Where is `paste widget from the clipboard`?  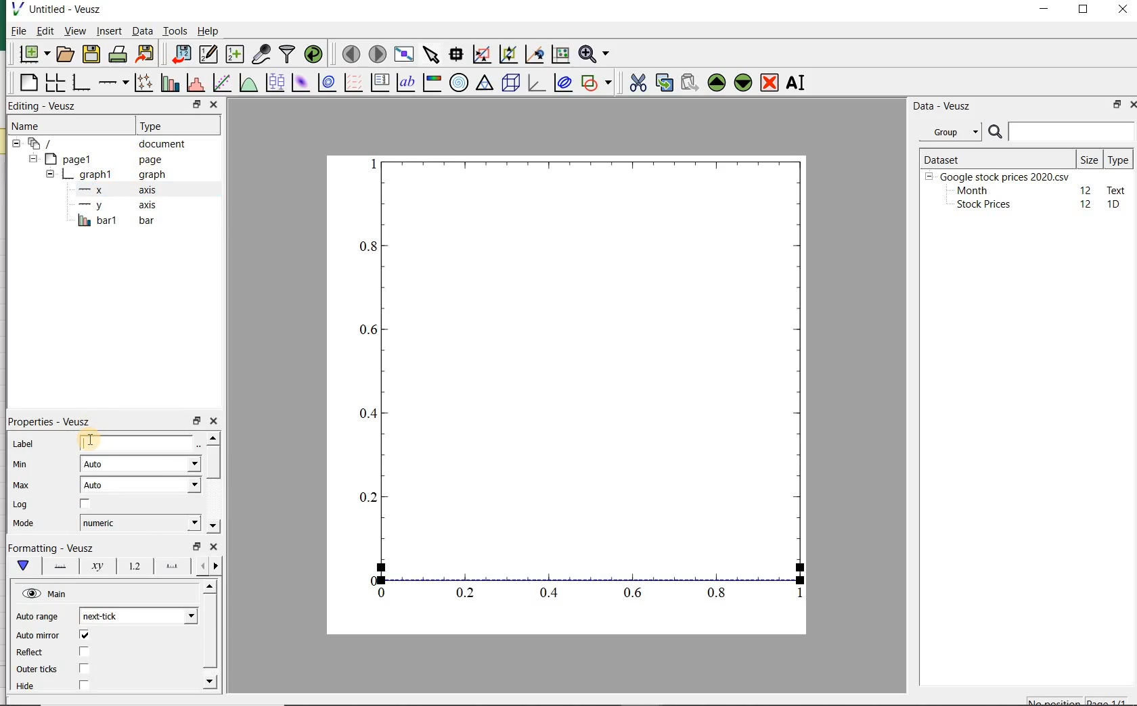
paste widget from the clipboard is located at coordinates (690, 83).